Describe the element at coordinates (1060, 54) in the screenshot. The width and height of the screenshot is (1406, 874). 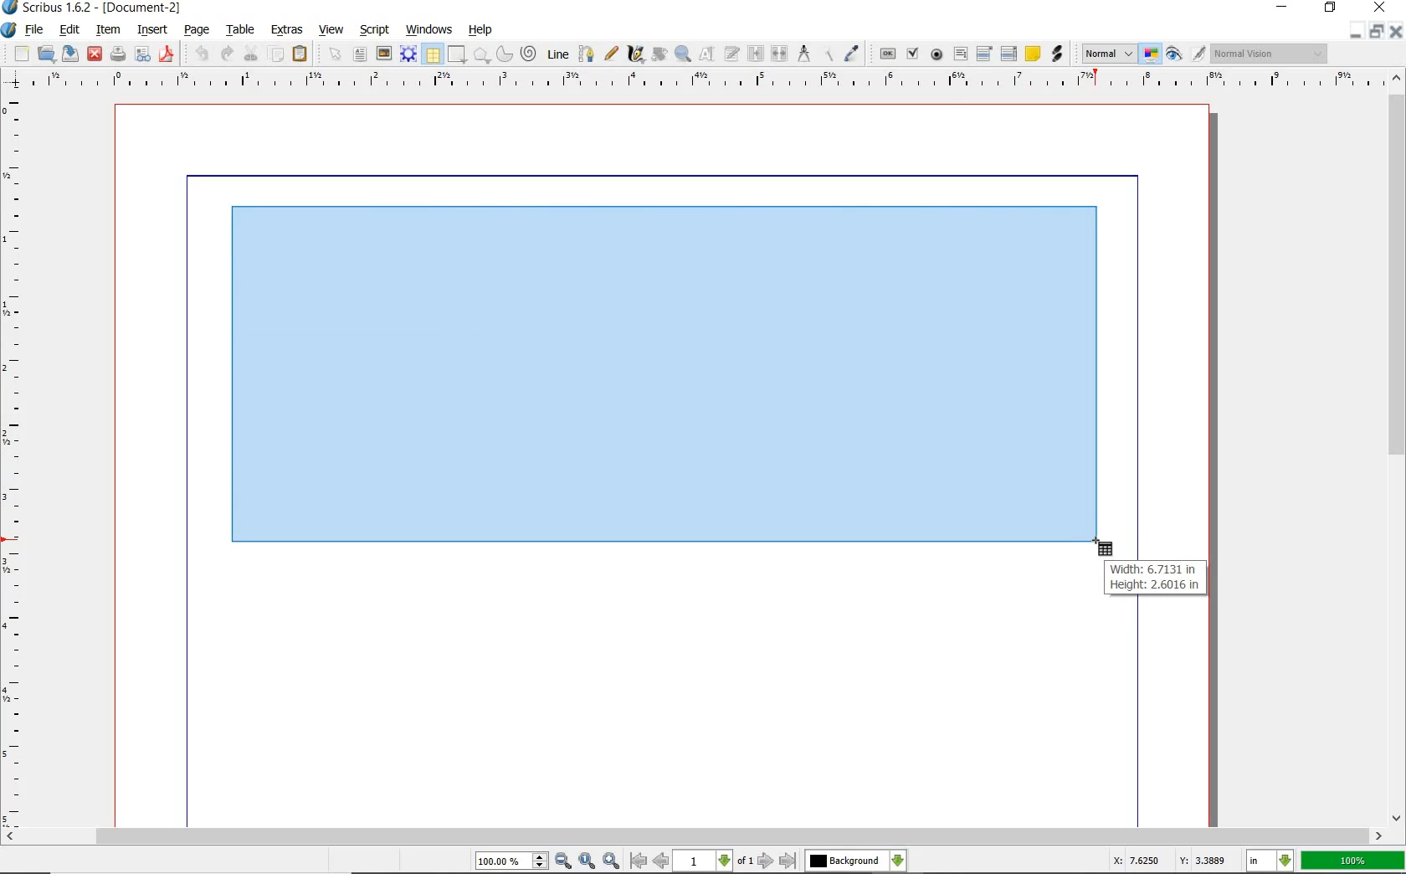
I see `link annotation` at that location.